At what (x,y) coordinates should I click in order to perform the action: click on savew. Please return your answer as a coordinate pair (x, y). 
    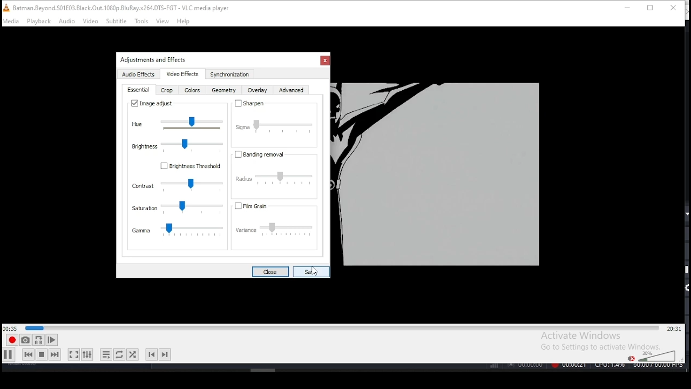
    Looking at the image, I should click on (311, 273).